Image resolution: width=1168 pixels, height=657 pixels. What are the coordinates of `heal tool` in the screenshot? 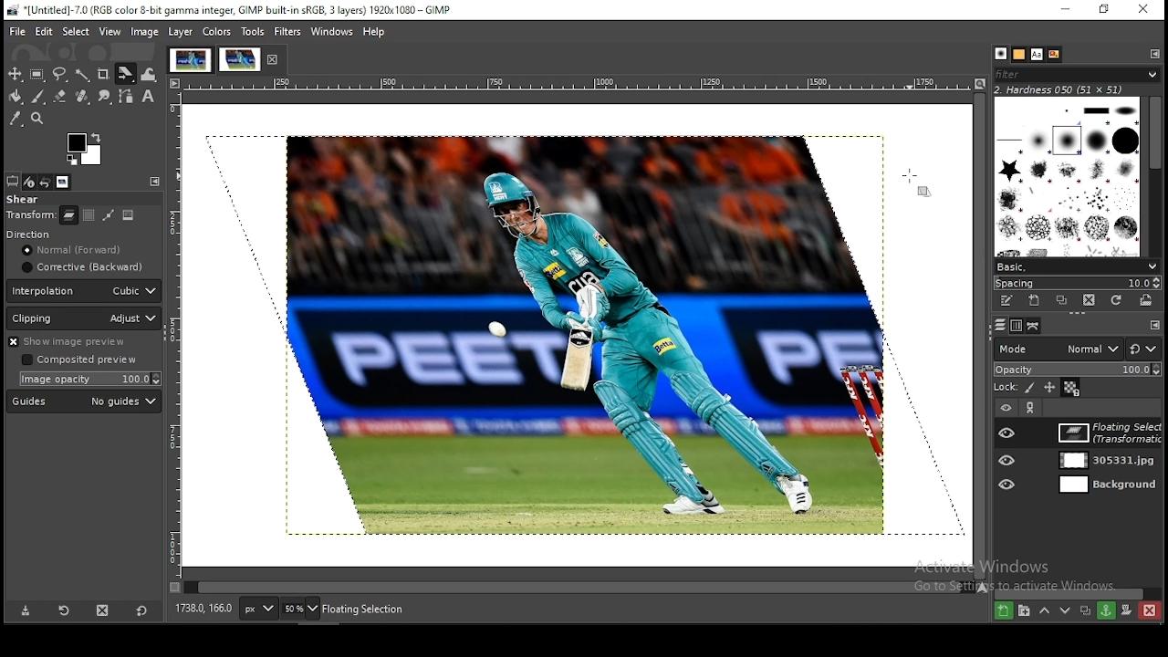 It's located at (83, 97).